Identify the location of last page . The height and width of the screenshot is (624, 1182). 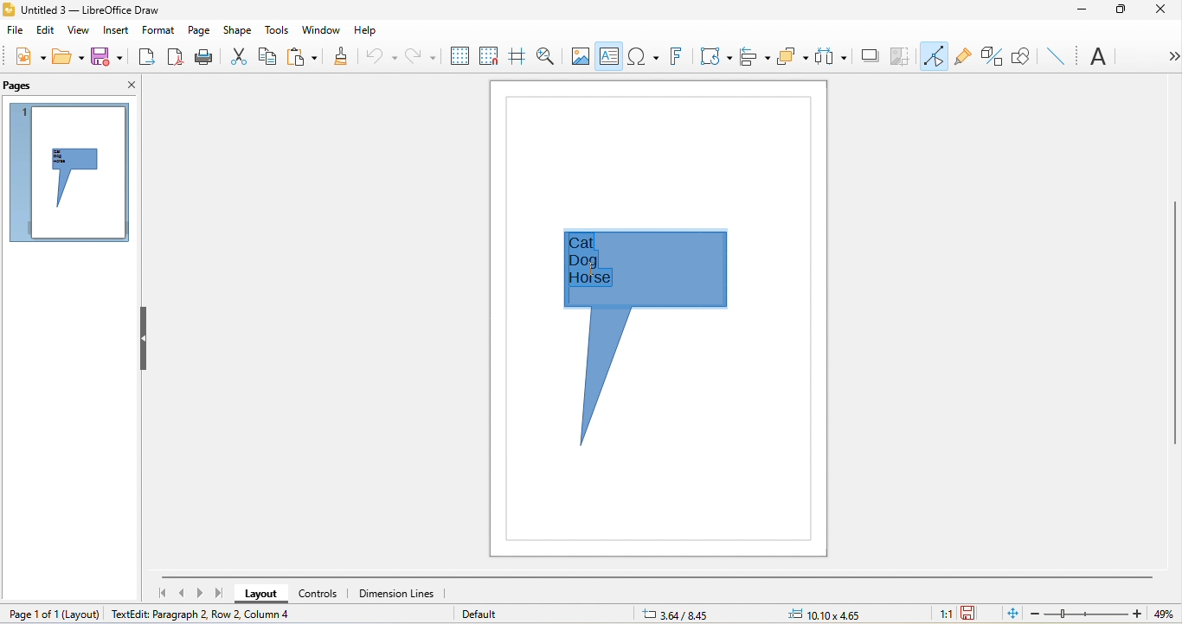
(219, 595).